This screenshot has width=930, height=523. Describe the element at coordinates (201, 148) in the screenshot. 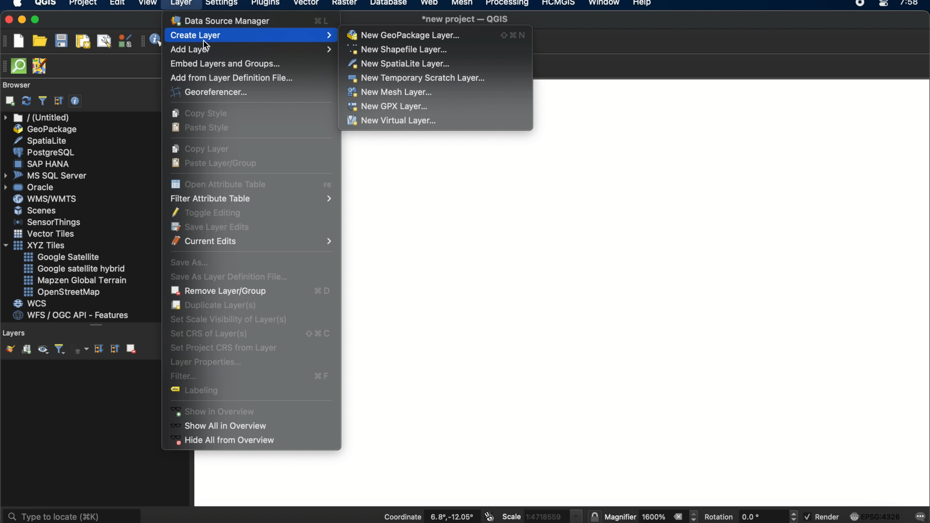

I see `copy layer` at that location.